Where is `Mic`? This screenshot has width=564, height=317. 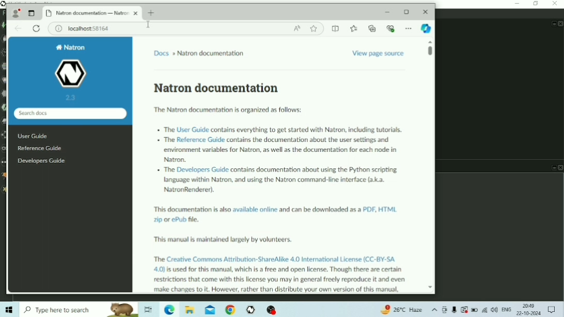 Mic is located at coordinates (455, 310).